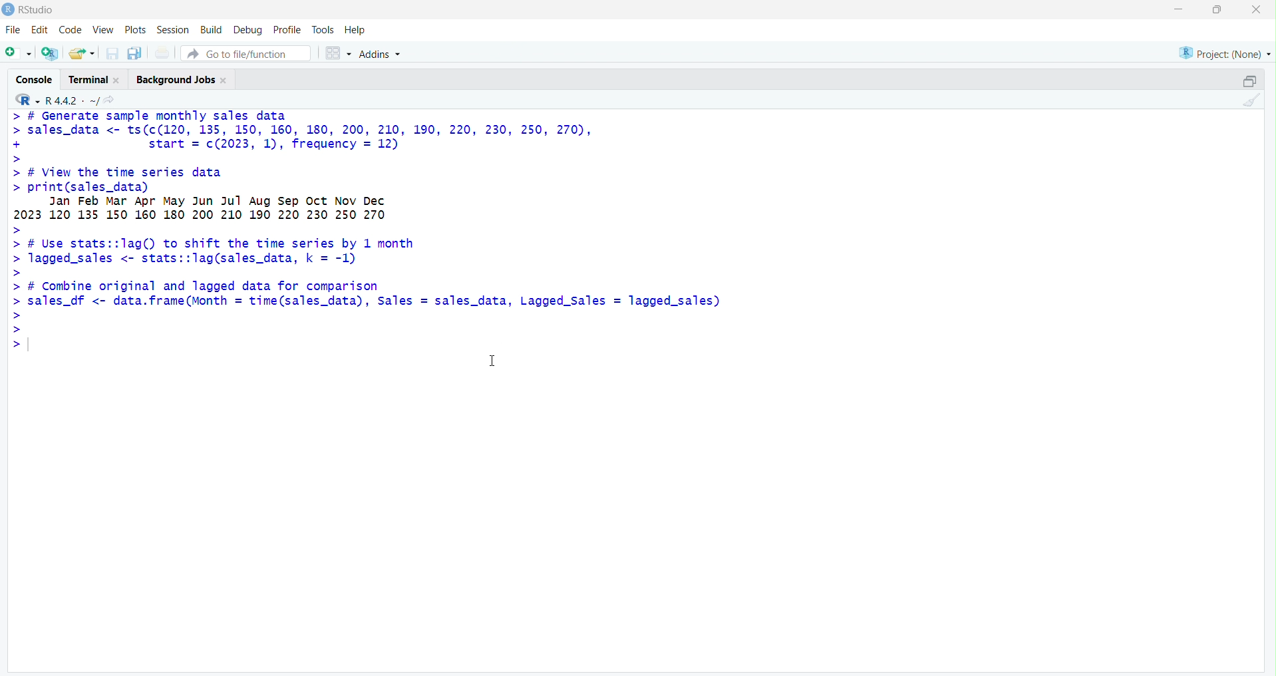  I want to click on maximize, so click(1216, 9).